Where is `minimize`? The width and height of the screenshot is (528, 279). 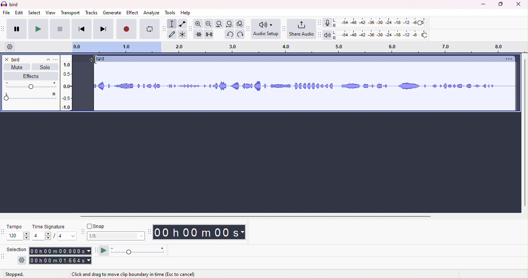
minimize is located at coordinates (482, 5).